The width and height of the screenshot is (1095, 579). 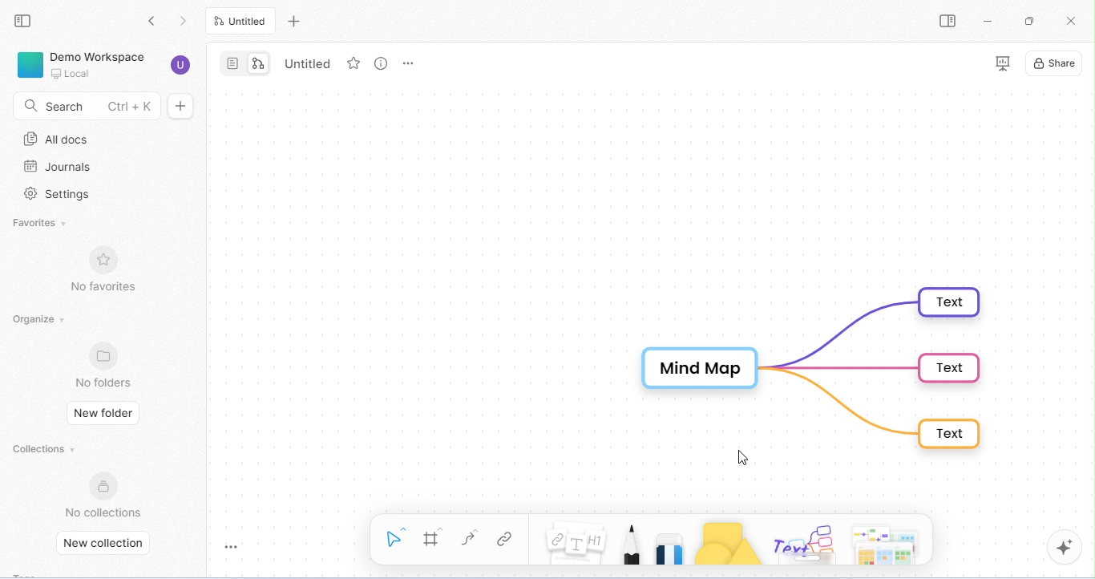 I want to click on open sidebar, so click(x=952, y=22).